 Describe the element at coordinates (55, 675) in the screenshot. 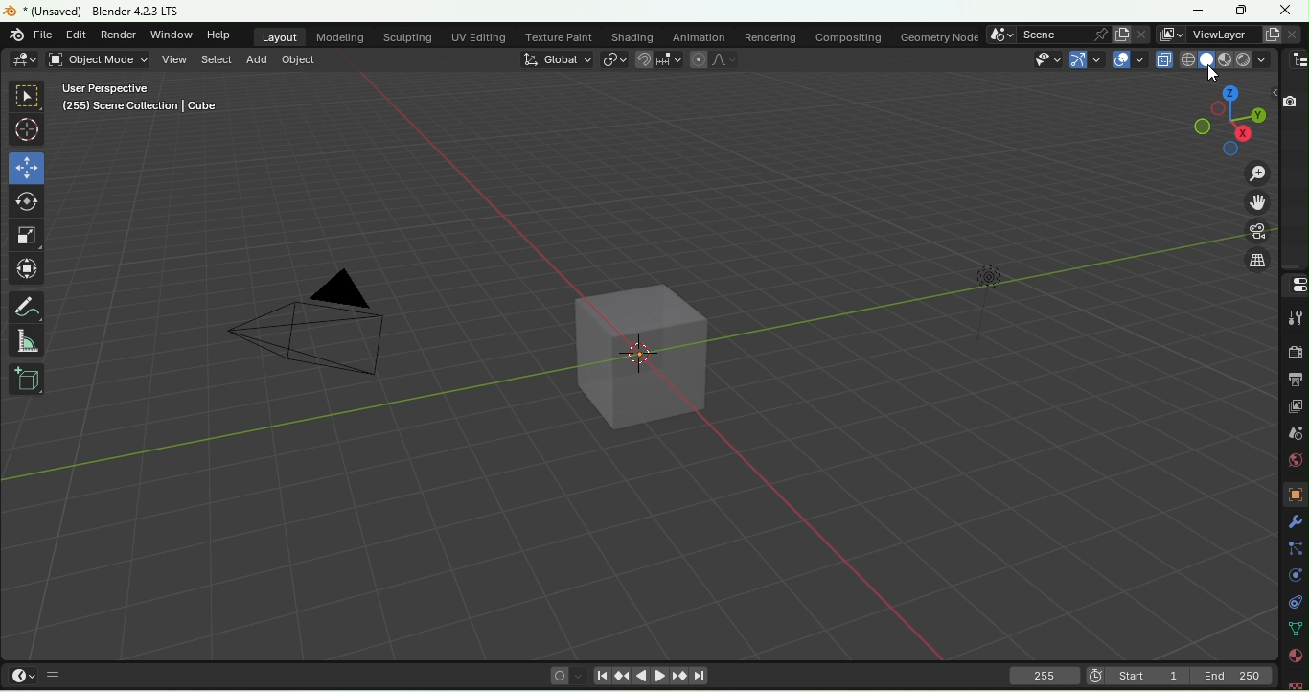

I see `GUI show/hide` at that location.